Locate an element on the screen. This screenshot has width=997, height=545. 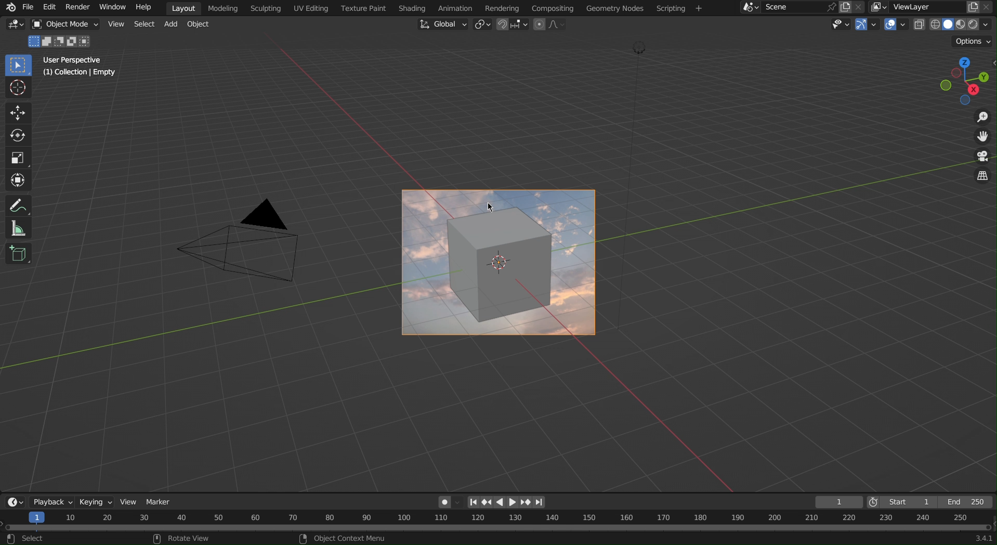
Modeling is located at coordinates (225, 8).